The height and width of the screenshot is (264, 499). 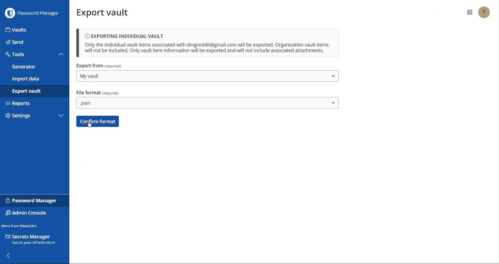 What do you see at coordinates (16, 43) in the screenshot?
I see `Send` at bounding box center [16, 43].